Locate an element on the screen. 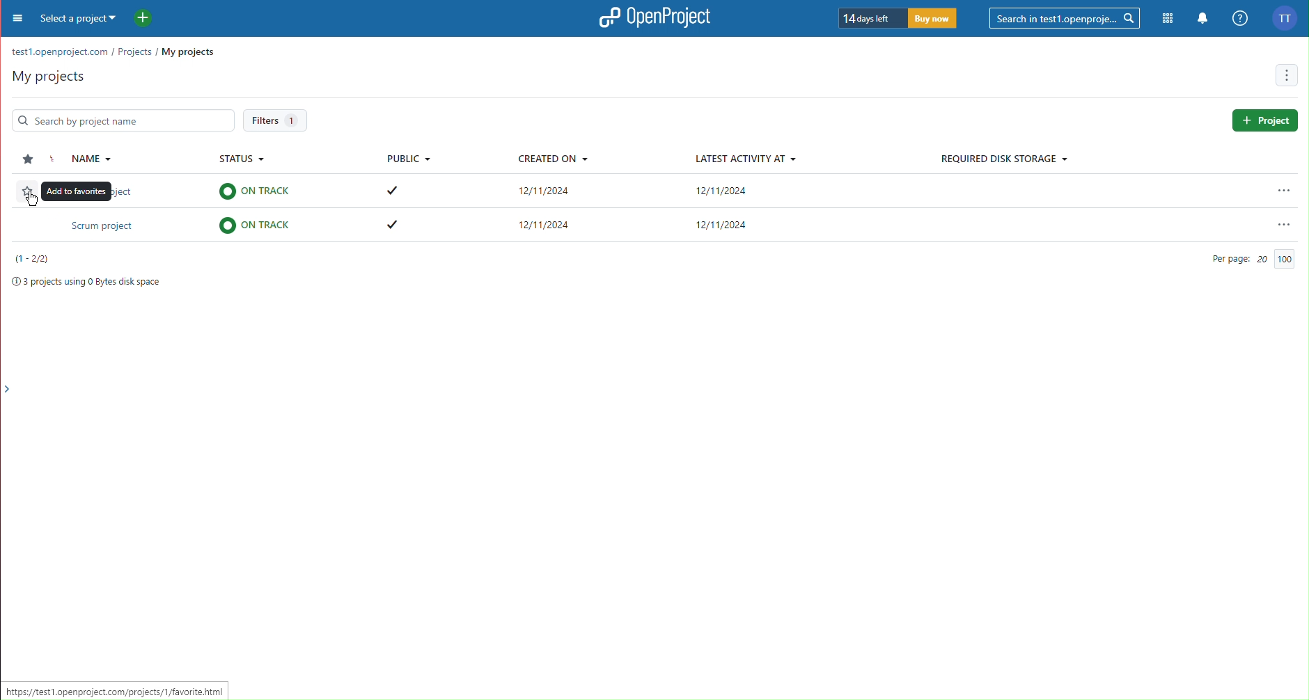  Status is located at coordinates (245, 161).